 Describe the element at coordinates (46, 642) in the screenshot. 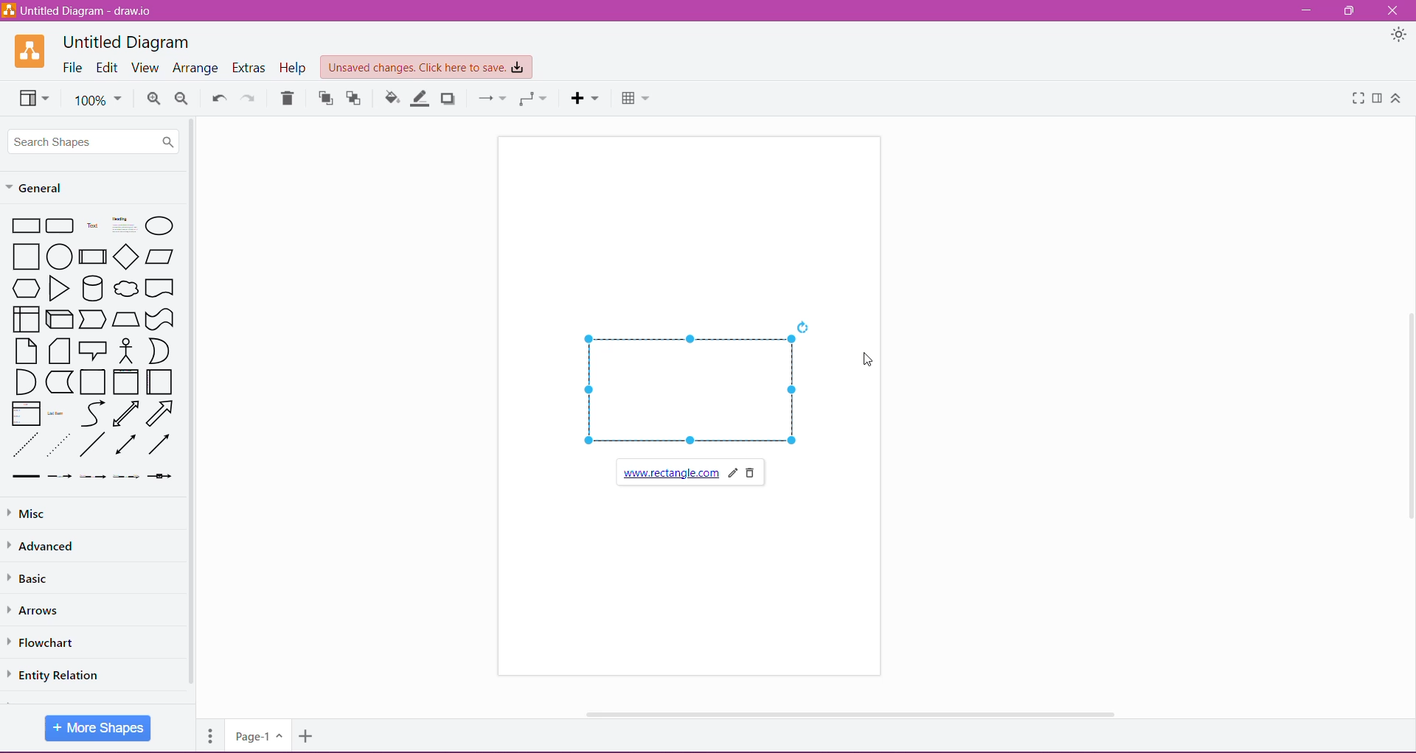

I see `Flowchart` at that location.